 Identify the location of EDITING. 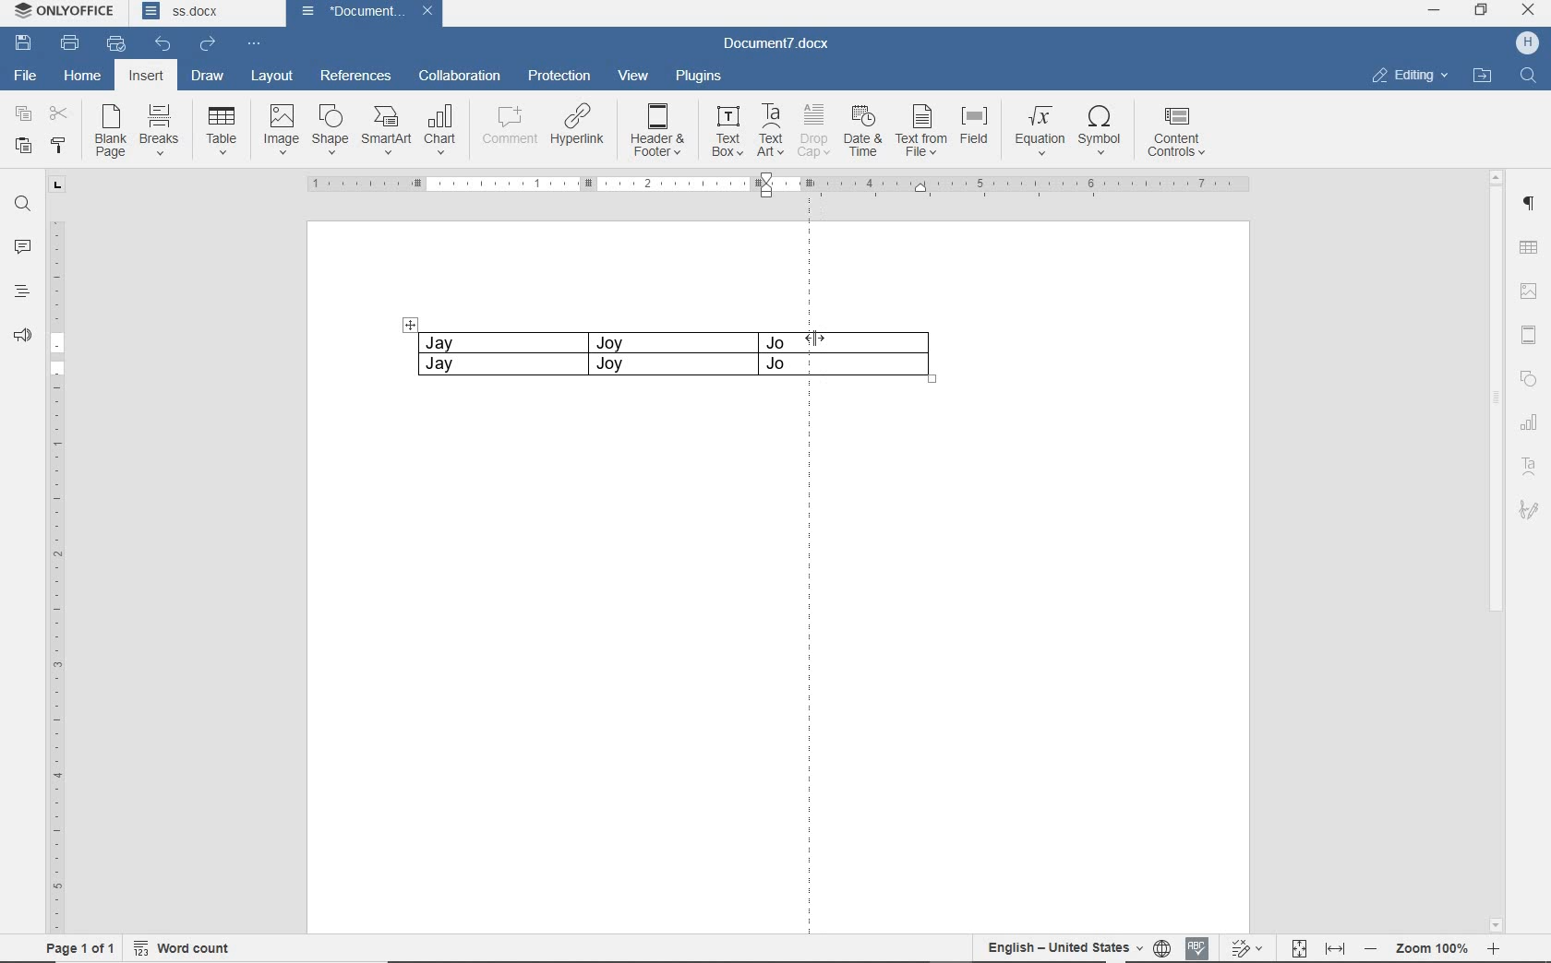
(1410, 77).